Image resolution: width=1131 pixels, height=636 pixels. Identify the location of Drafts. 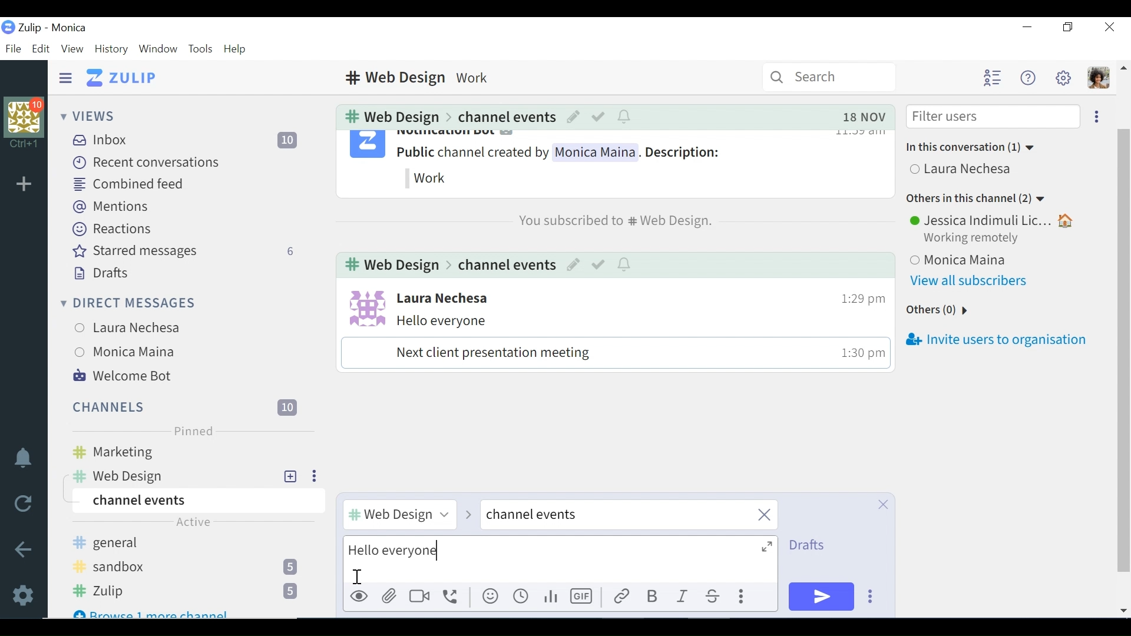
(811, 545).